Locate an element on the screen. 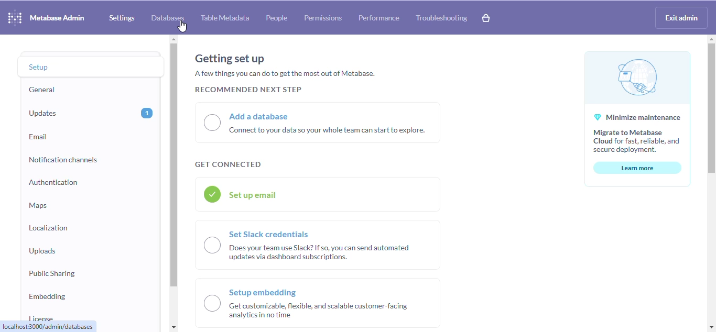  localization is located at coordinates (48, 228).